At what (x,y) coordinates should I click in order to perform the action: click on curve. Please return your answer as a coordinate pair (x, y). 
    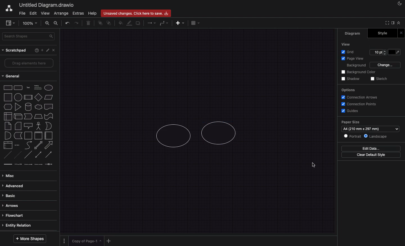
    Looking at the image, I should click on (28, 146).